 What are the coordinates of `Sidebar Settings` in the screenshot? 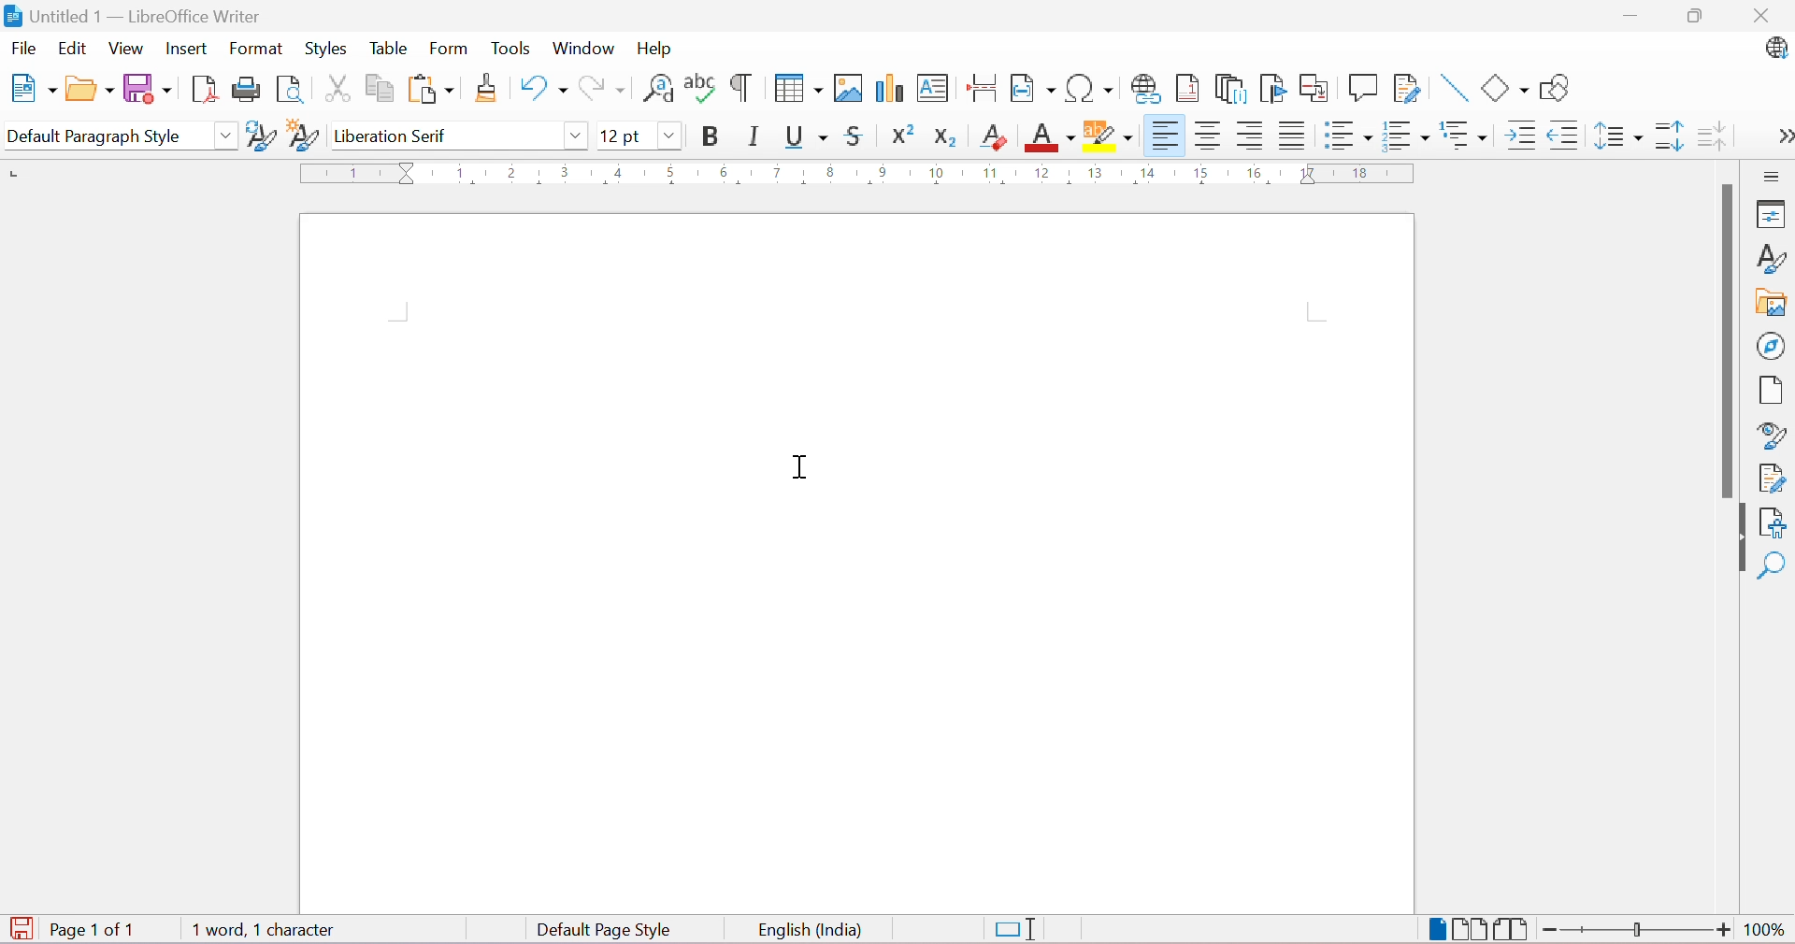 It's located at (1776, 177).